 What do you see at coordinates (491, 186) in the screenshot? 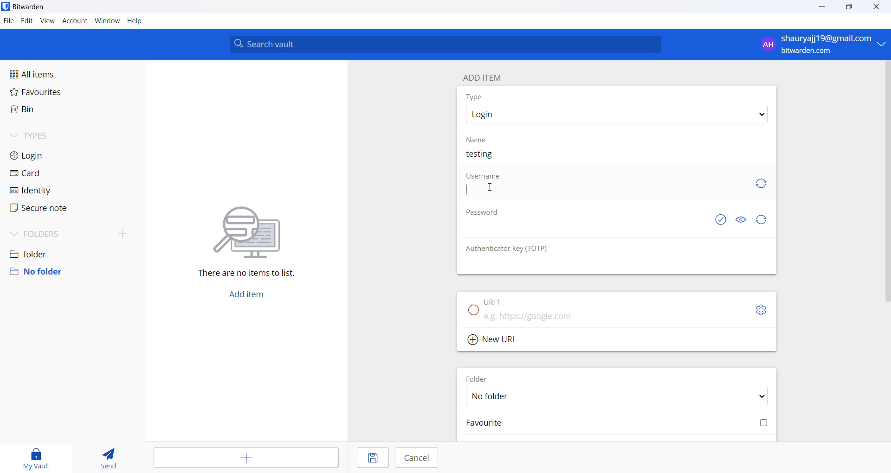
I see `cursor` at bounding box center [491, 186].